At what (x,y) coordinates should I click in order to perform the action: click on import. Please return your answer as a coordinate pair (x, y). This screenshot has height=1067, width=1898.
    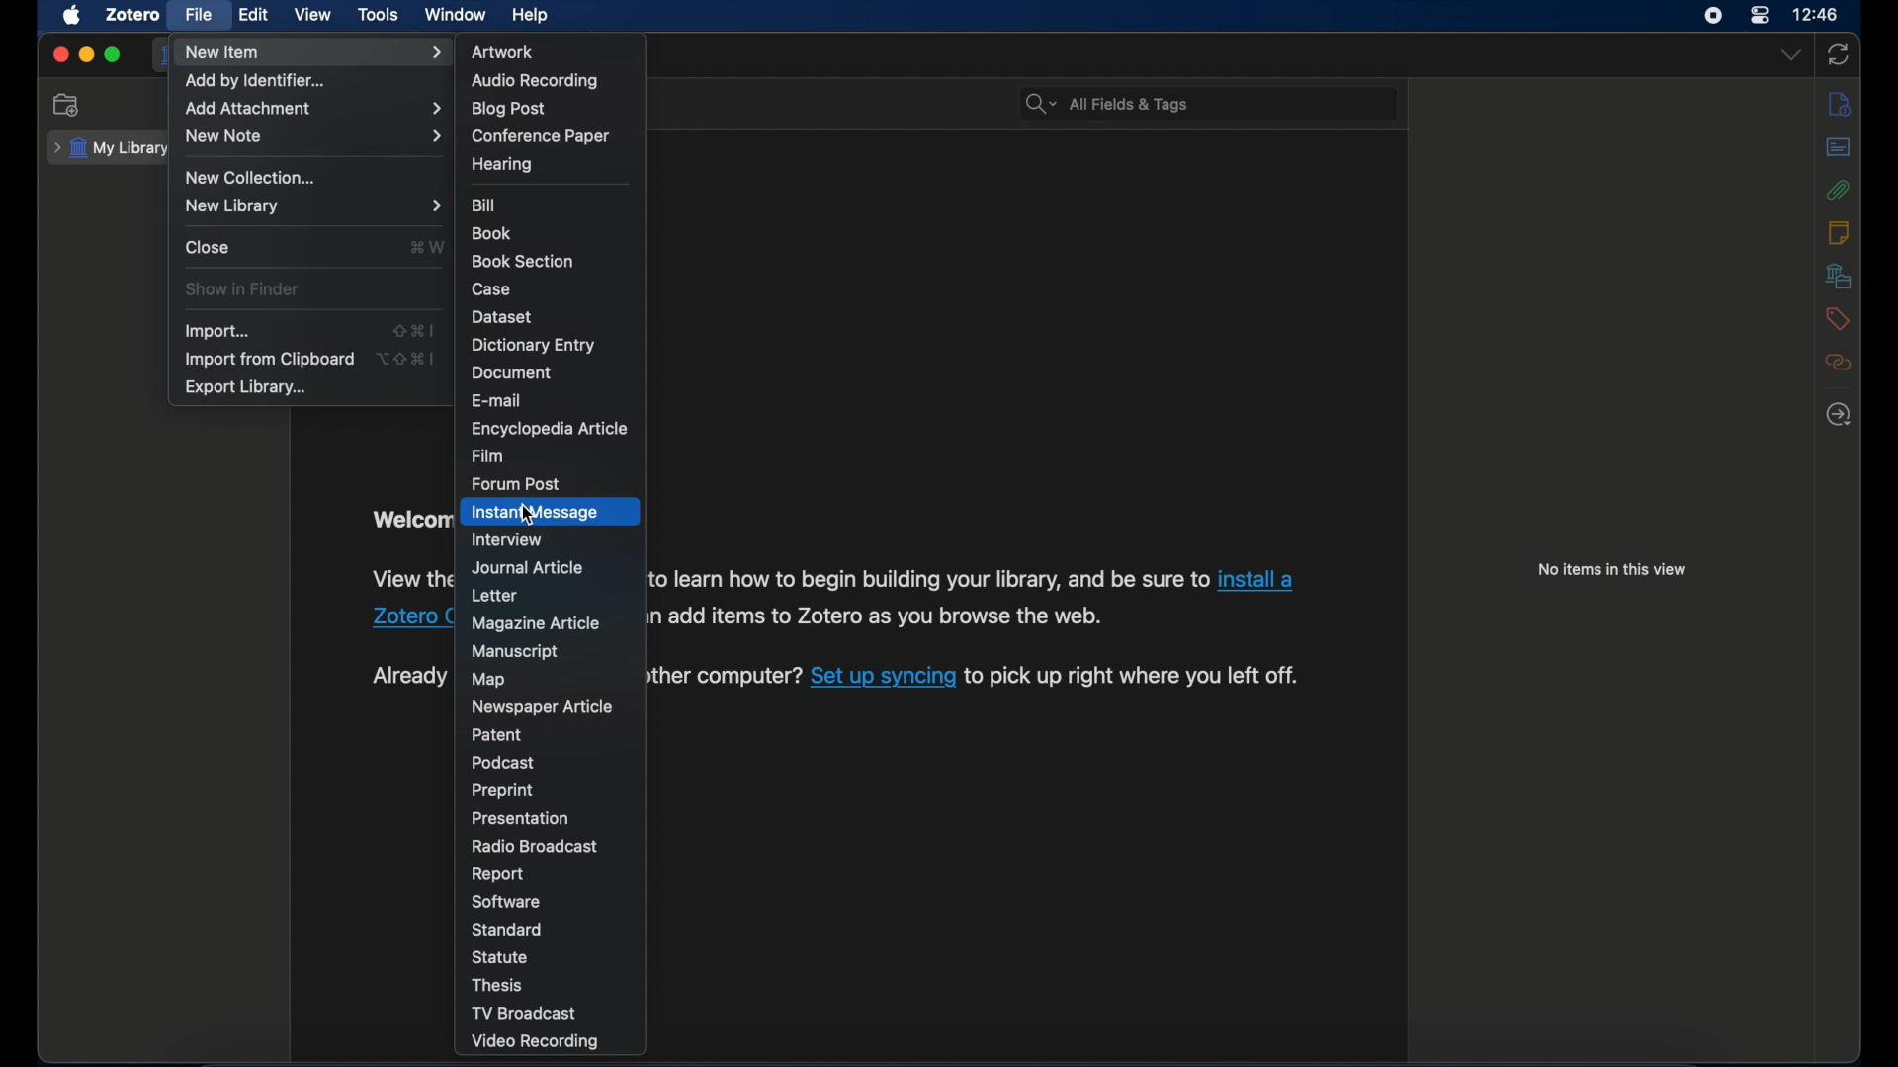
    Looking at the image, I should click on (217, 331).